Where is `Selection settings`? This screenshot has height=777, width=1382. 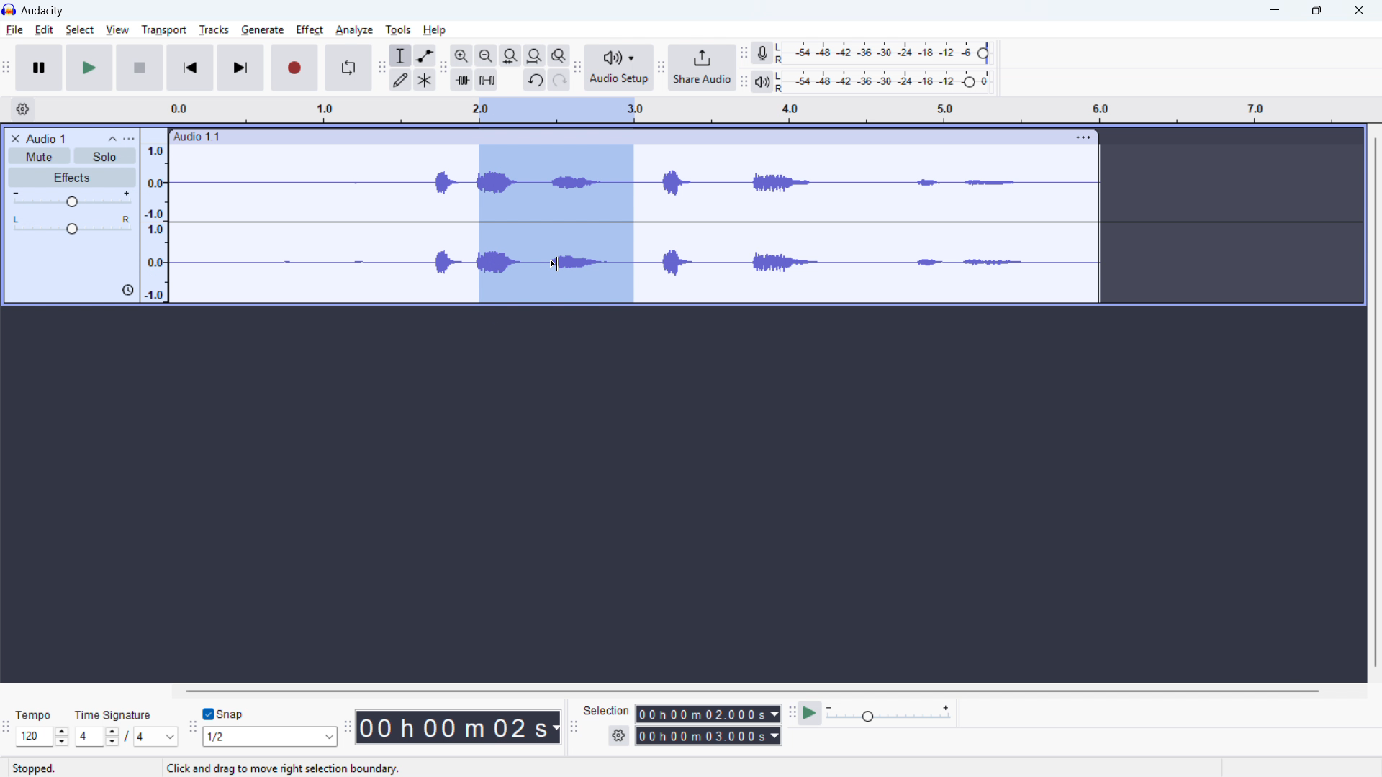 Selection settings is located at coordinates (619, 735).